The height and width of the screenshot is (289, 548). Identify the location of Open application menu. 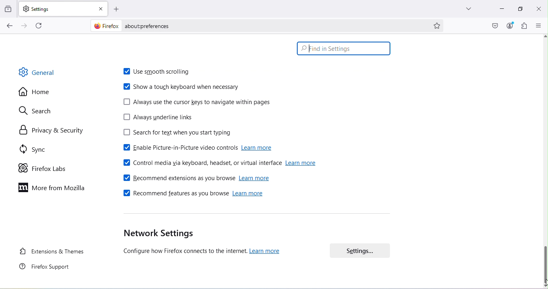
(538, 26).